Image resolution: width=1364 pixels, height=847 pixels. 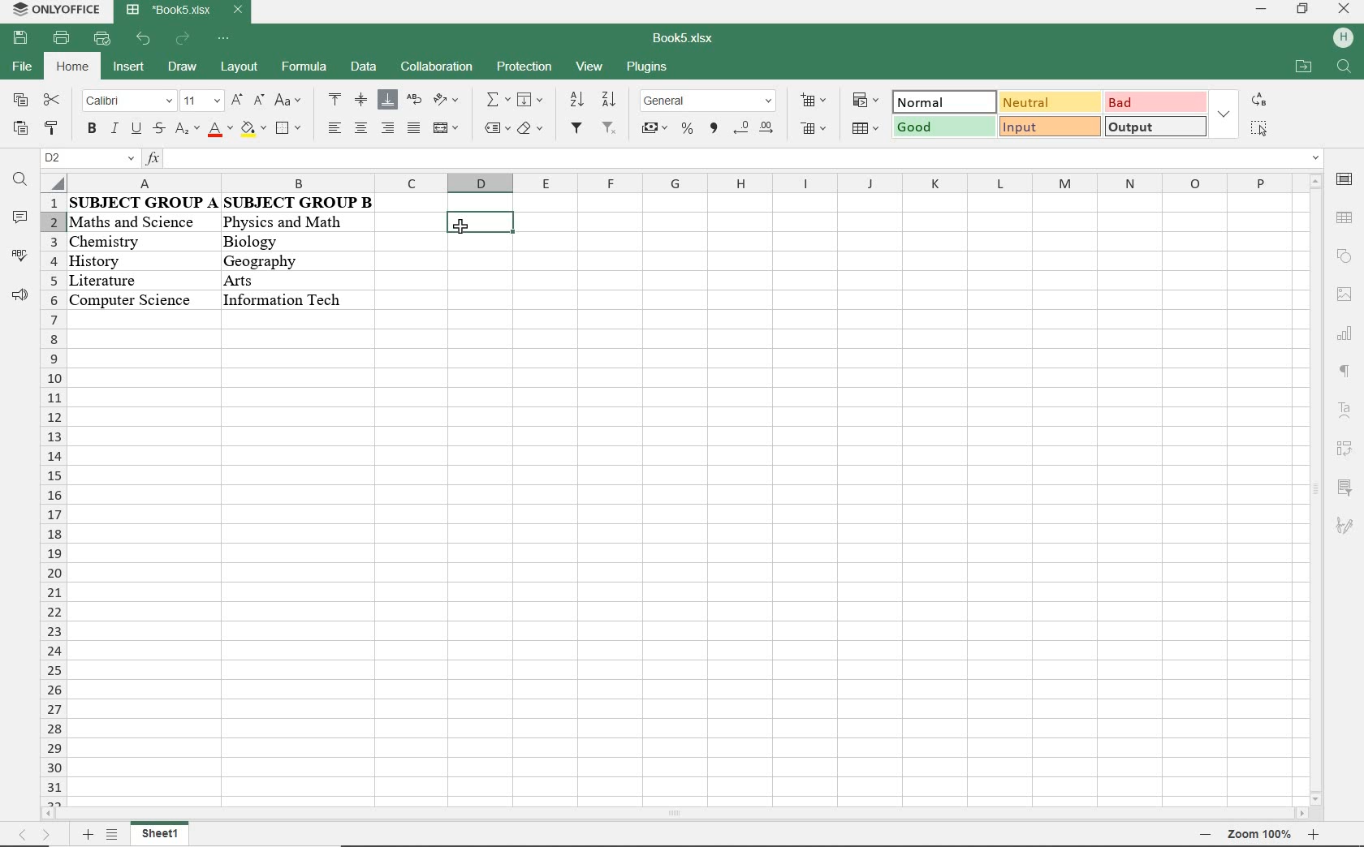 I want to click on plugins, so click(x=645, y=68).